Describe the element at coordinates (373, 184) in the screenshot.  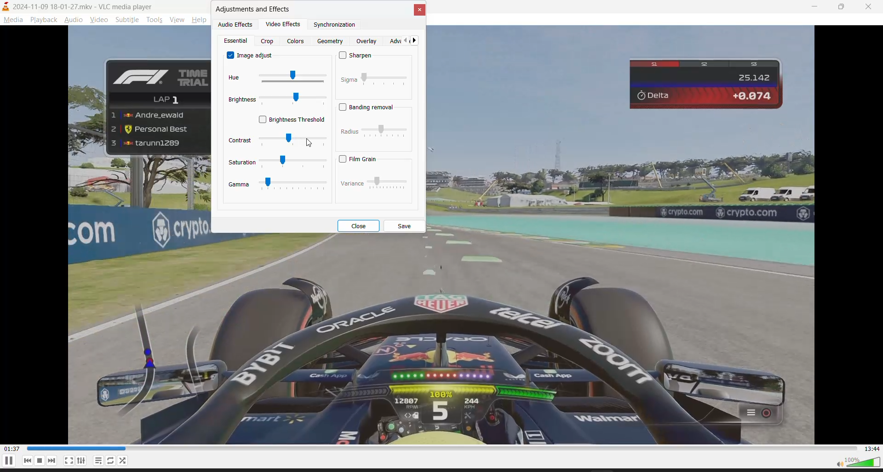
I see `variance` at that location.